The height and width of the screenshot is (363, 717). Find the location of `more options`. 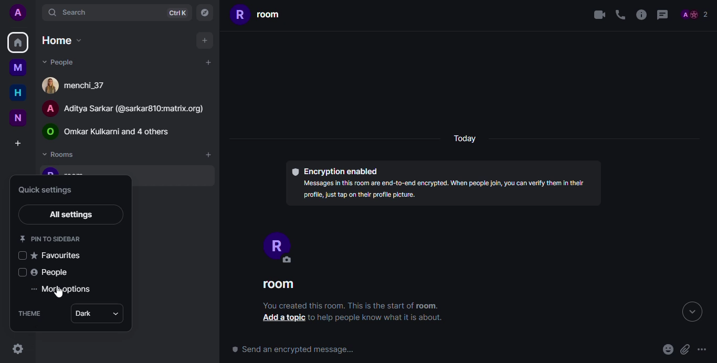

more options is located at coordinates (62, 290).